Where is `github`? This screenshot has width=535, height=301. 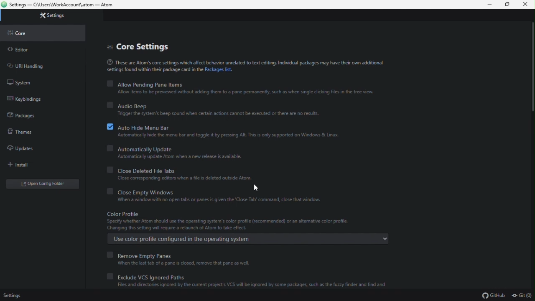 github is located at coordinates (493, 295).